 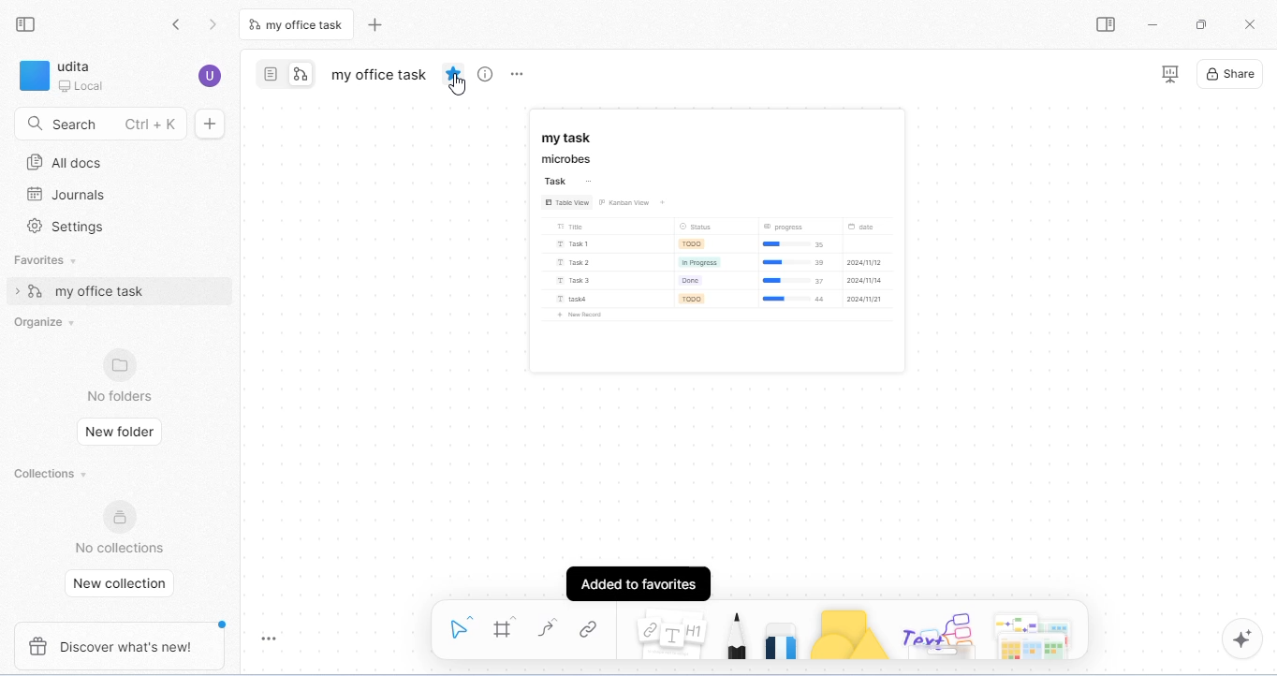 I want to click on no collections, so click(x=118, y=527).